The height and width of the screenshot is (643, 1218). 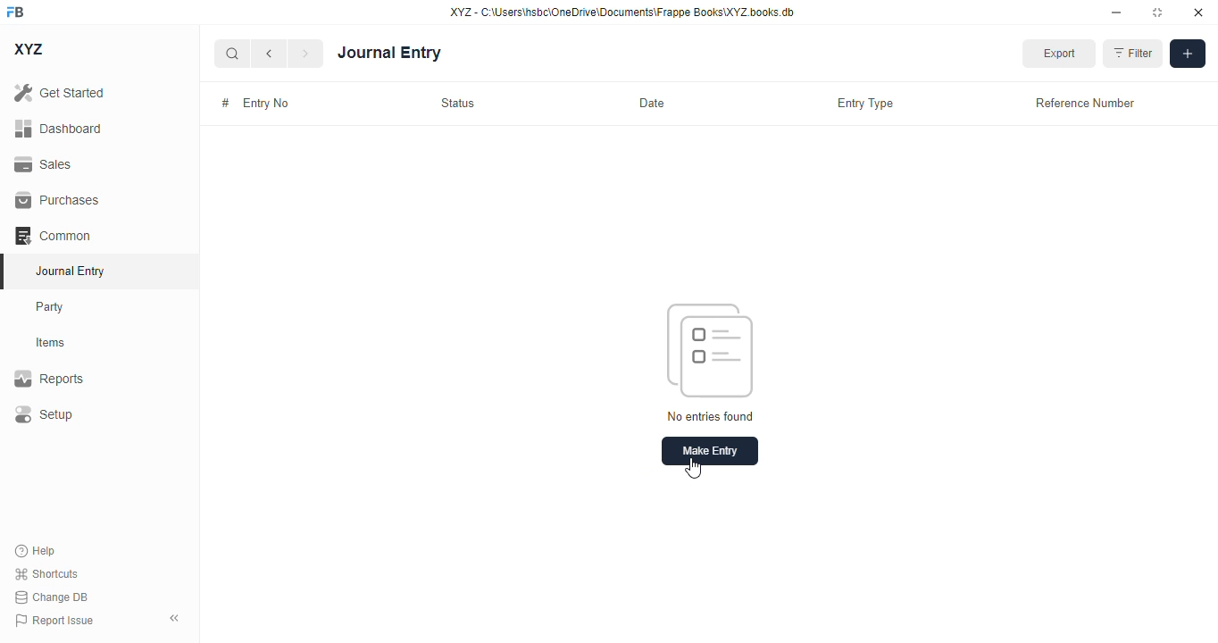 I want to click on minimize, so click(x=1117, y=13).